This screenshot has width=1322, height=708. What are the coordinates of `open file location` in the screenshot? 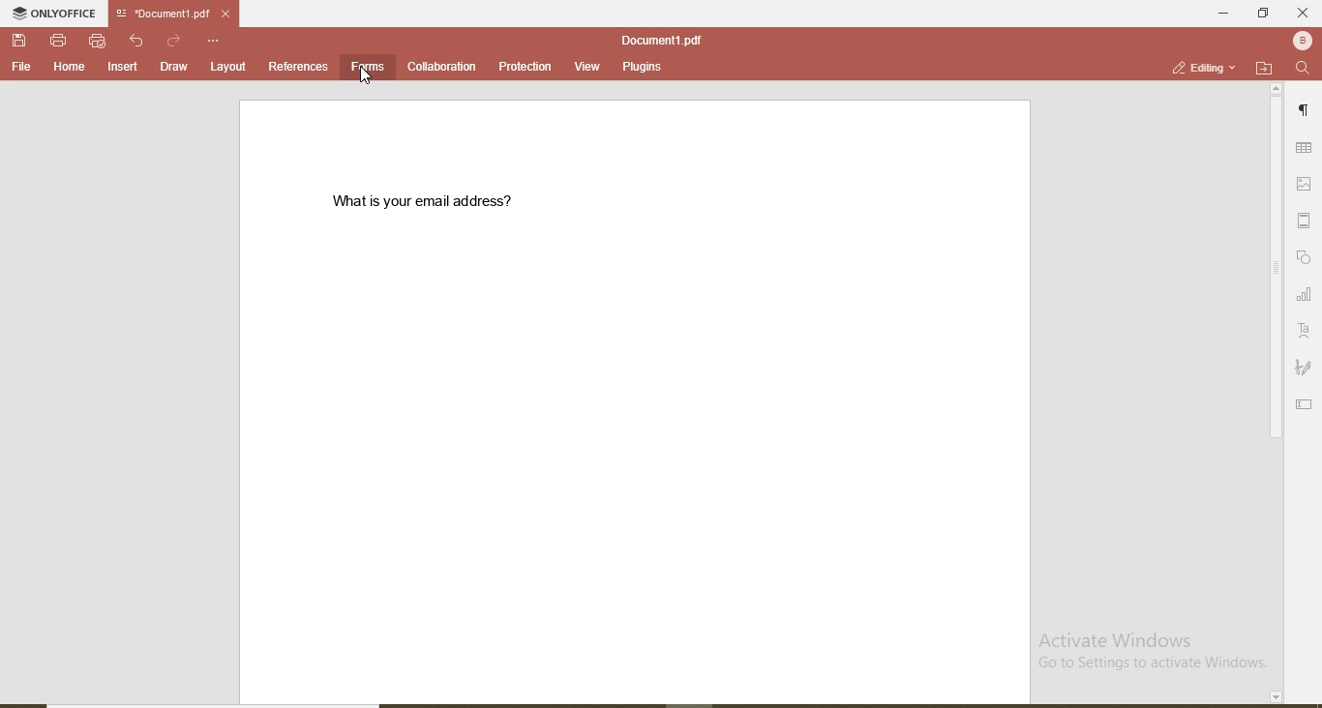 It's located at (1264, 68).